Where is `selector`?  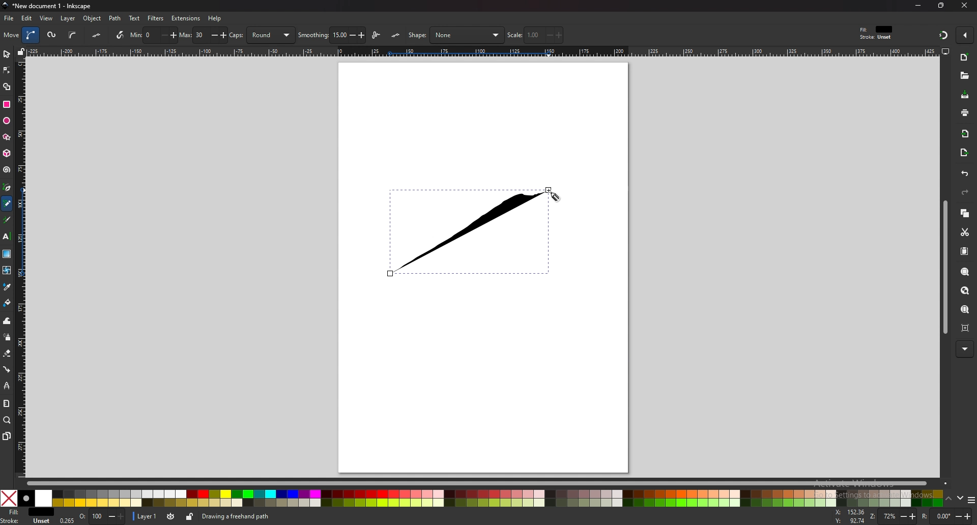
selector is located at coordinates (7, 53).